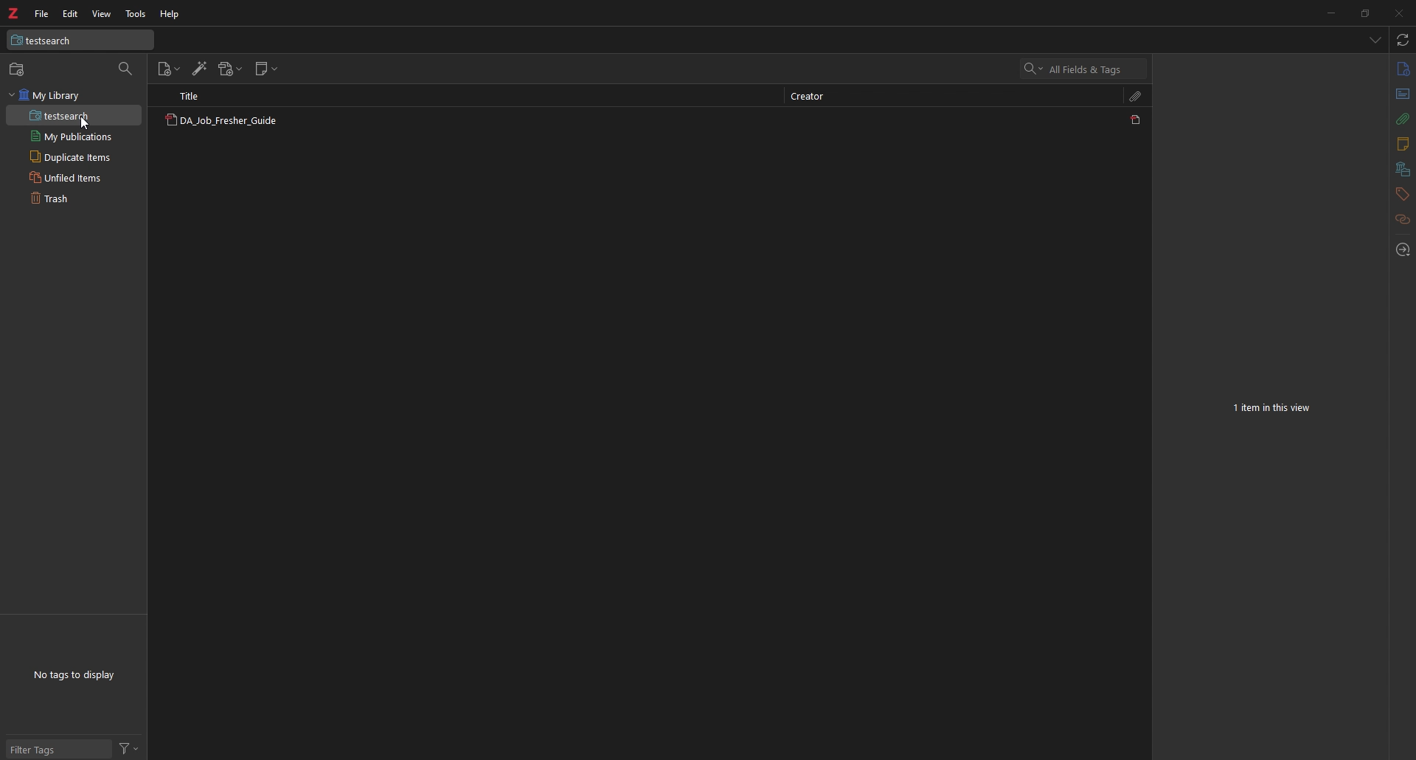  What do you see at coordinates (74, 675) in the screenshot?
I see `No tags to display` at bounding box center [74, 675].